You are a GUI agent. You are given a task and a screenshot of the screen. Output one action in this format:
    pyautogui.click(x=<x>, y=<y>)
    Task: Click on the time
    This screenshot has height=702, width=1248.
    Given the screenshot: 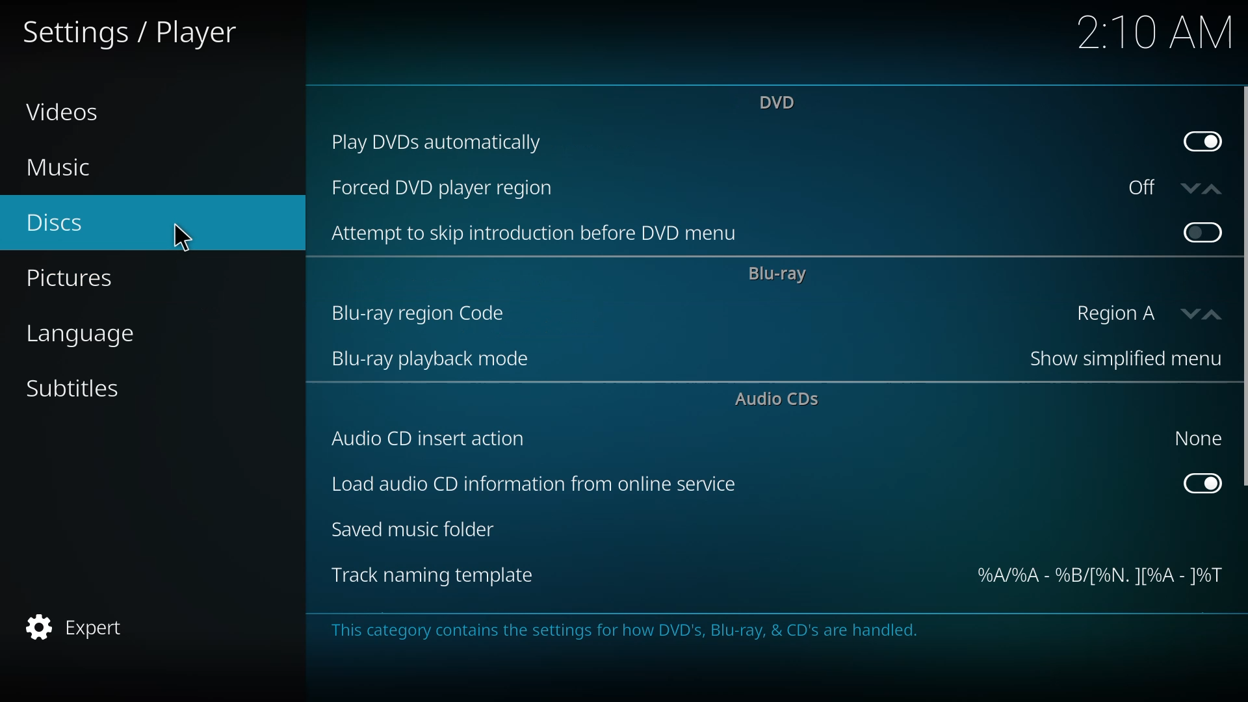 What is the action you would take?
    pyautogui.click(x=1155, y=32)
    